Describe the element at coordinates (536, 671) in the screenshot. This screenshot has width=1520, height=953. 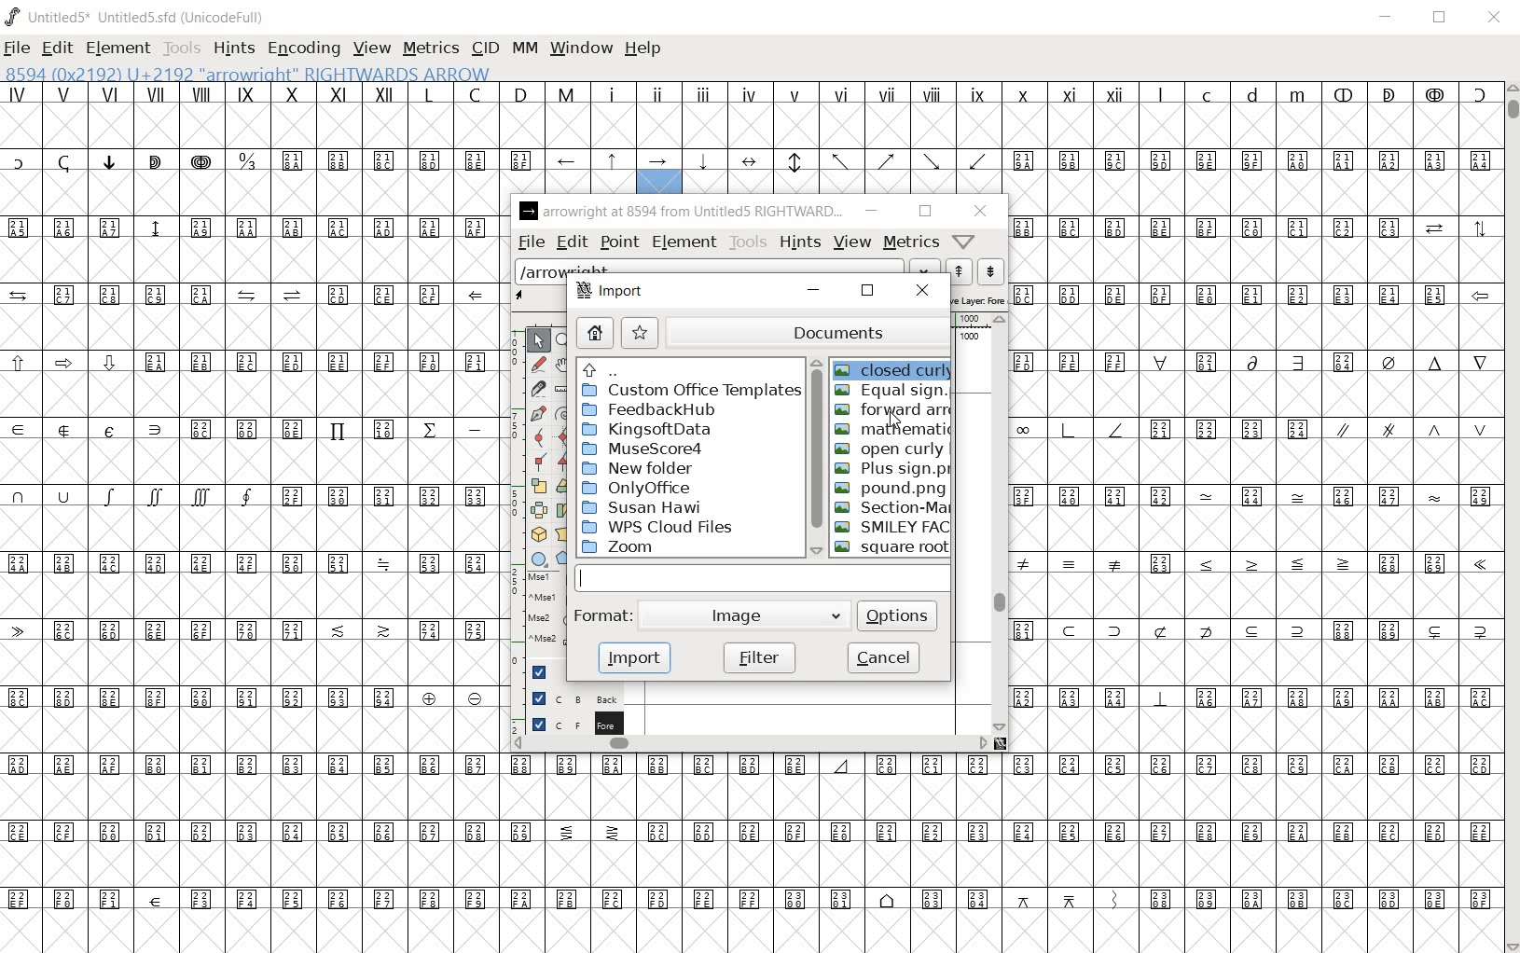
I see `Guide` at that location.